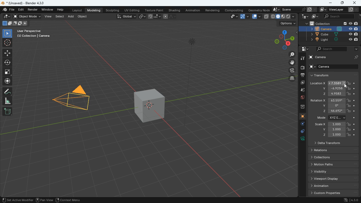 The image size is (361, 203). Describe the element at coordinates (302, 98) in the screenshot. I see `globe` at that location.